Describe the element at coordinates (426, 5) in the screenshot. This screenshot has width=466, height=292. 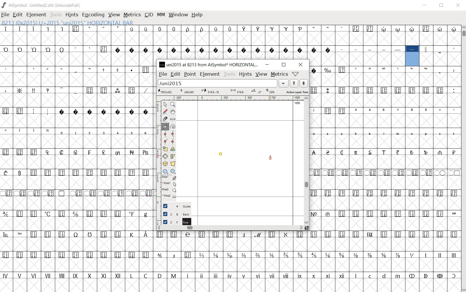
I see `MINIMIZE` at that location.